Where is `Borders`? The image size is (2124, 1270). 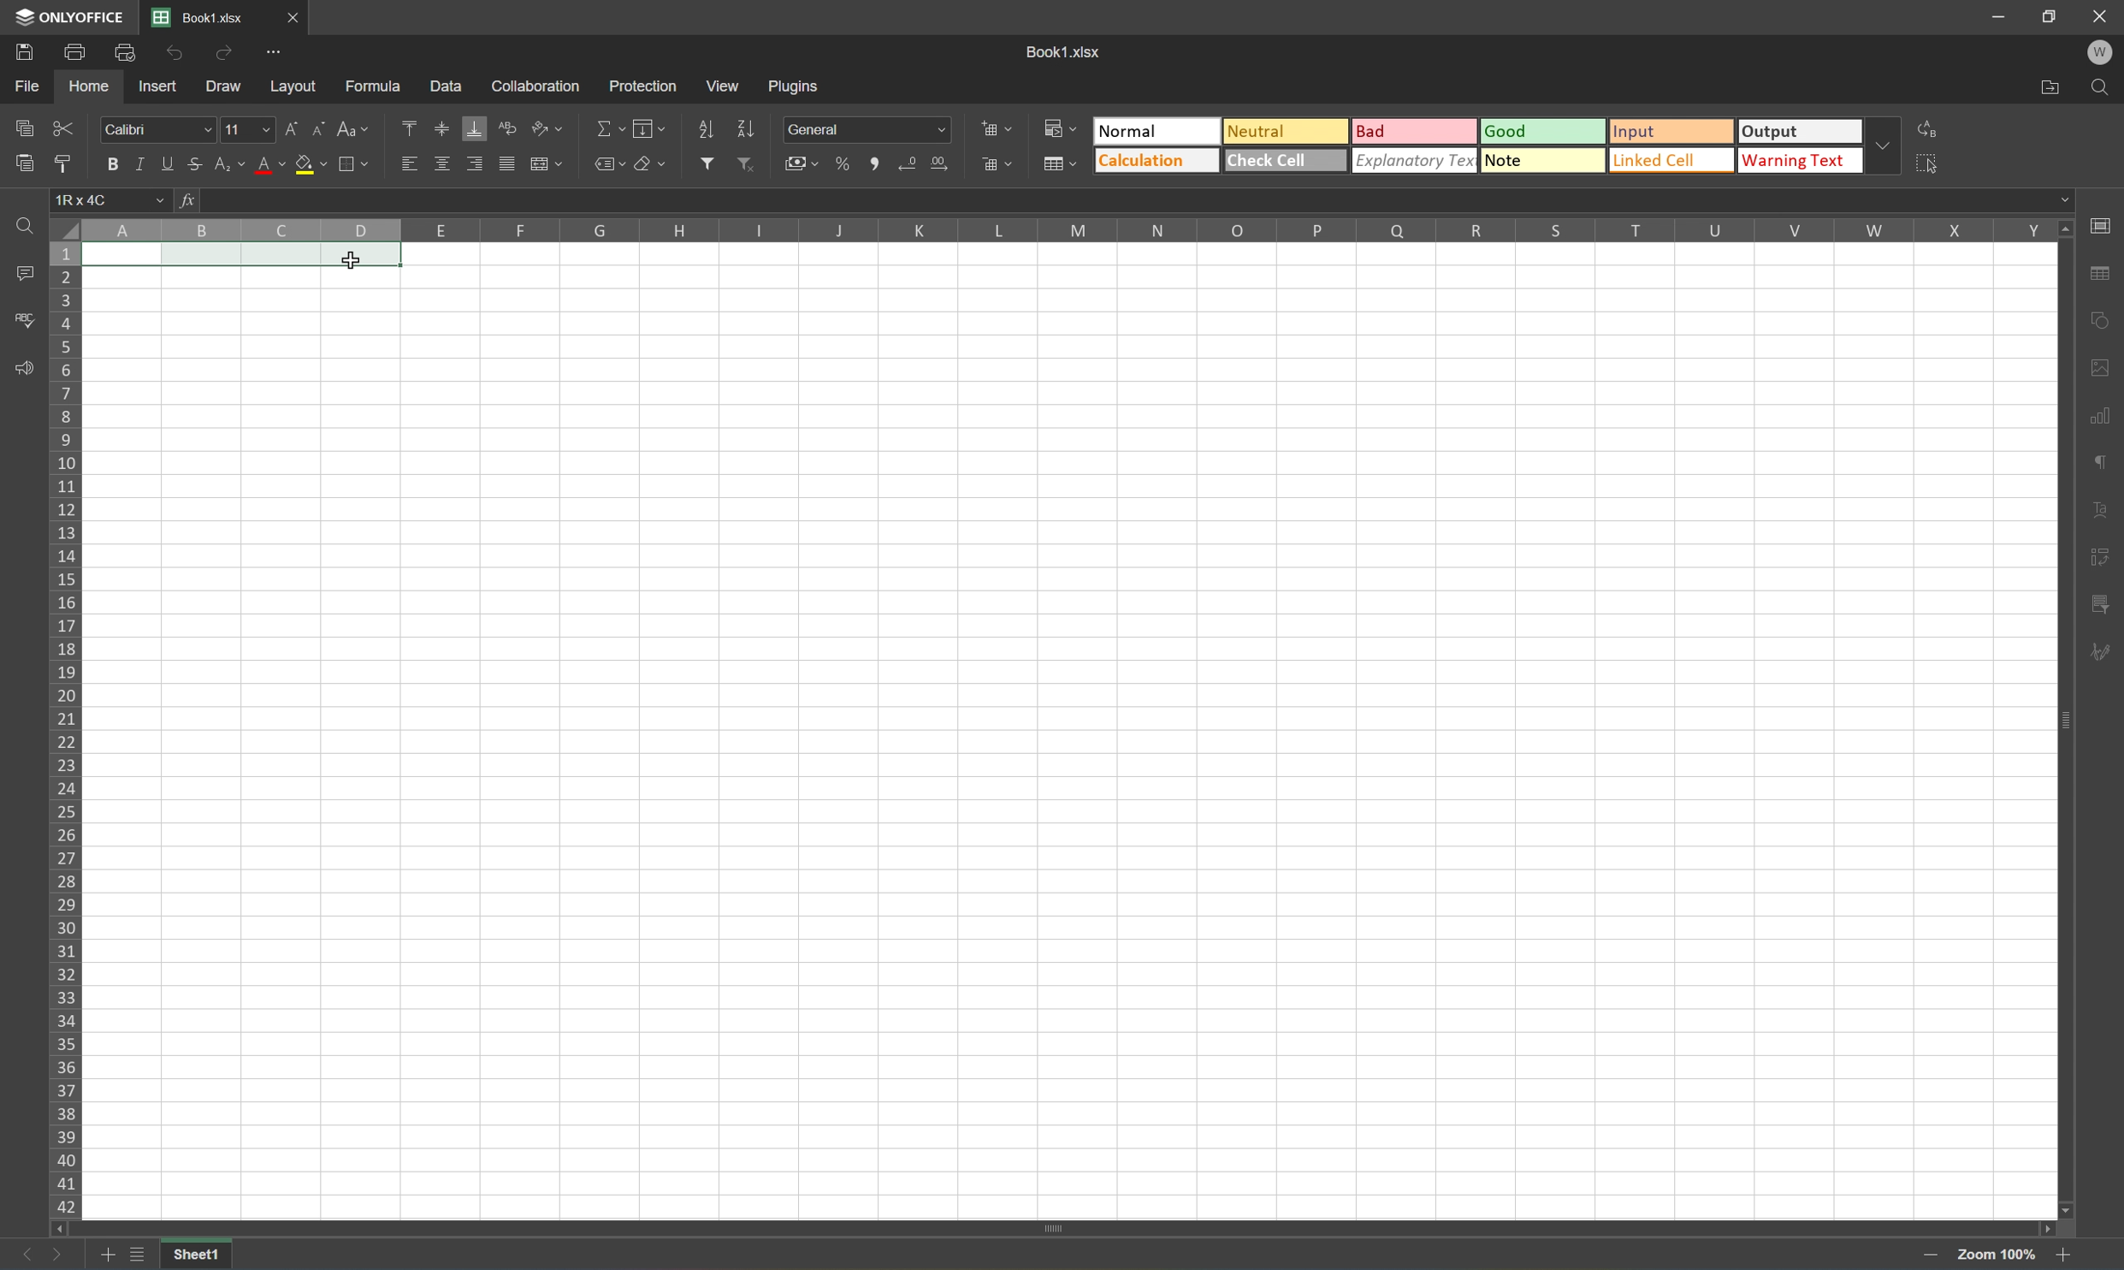
Borders is located at coordinates (360, 163).